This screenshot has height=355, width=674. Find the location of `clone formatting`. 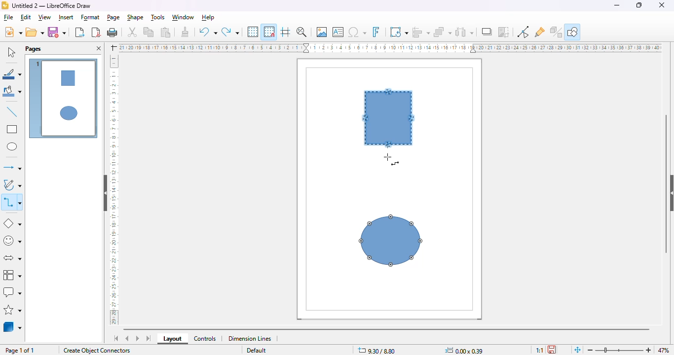

clone formatting is located at coordinates (185, 32).